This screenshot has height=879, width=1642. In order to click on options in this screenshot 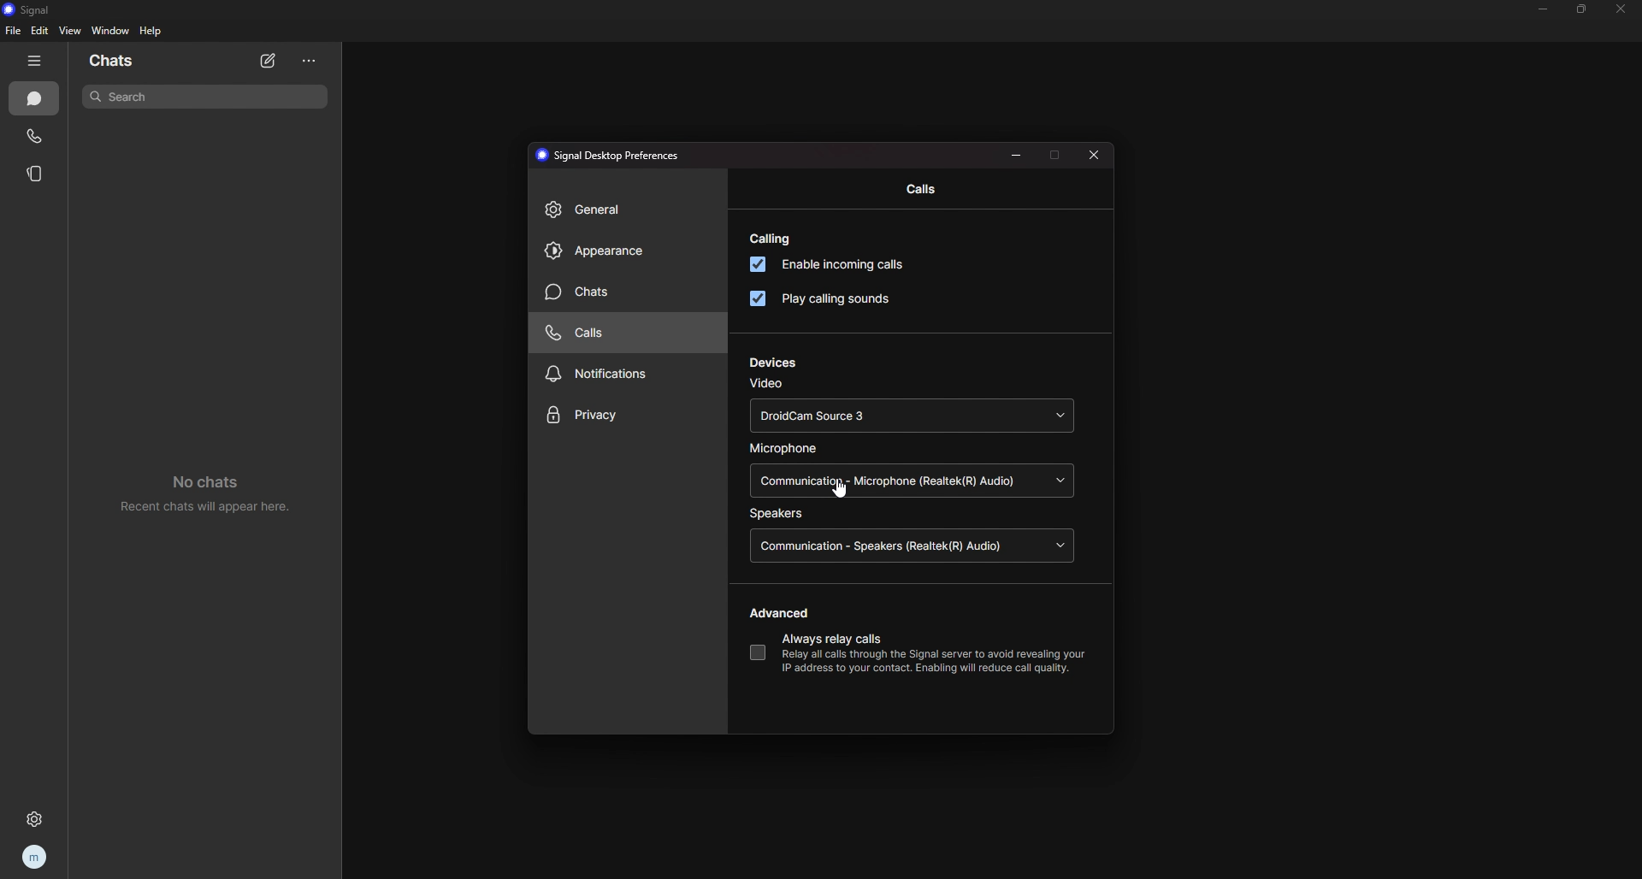, I will do `click(309, 62)`.